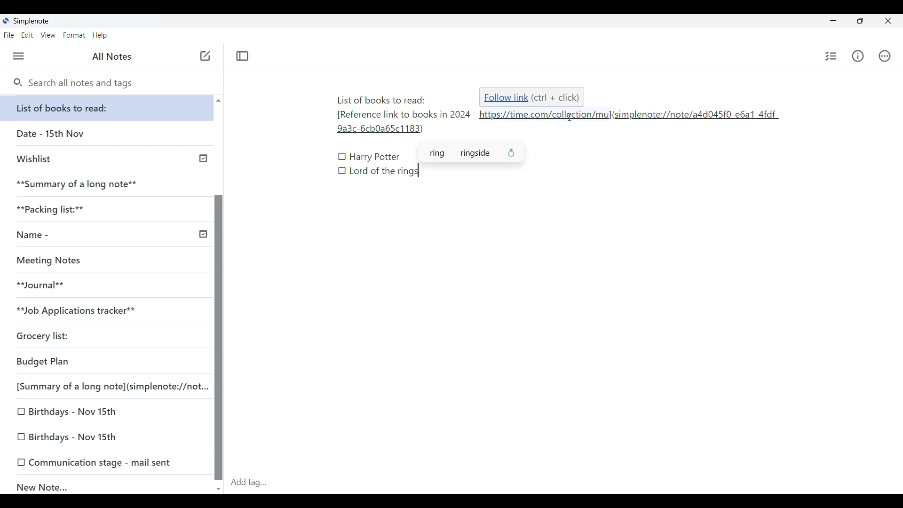 The image size is (903, 508). Describe the element at coordinates (19, 56) in the screenshot. I see `Menu` at that location.